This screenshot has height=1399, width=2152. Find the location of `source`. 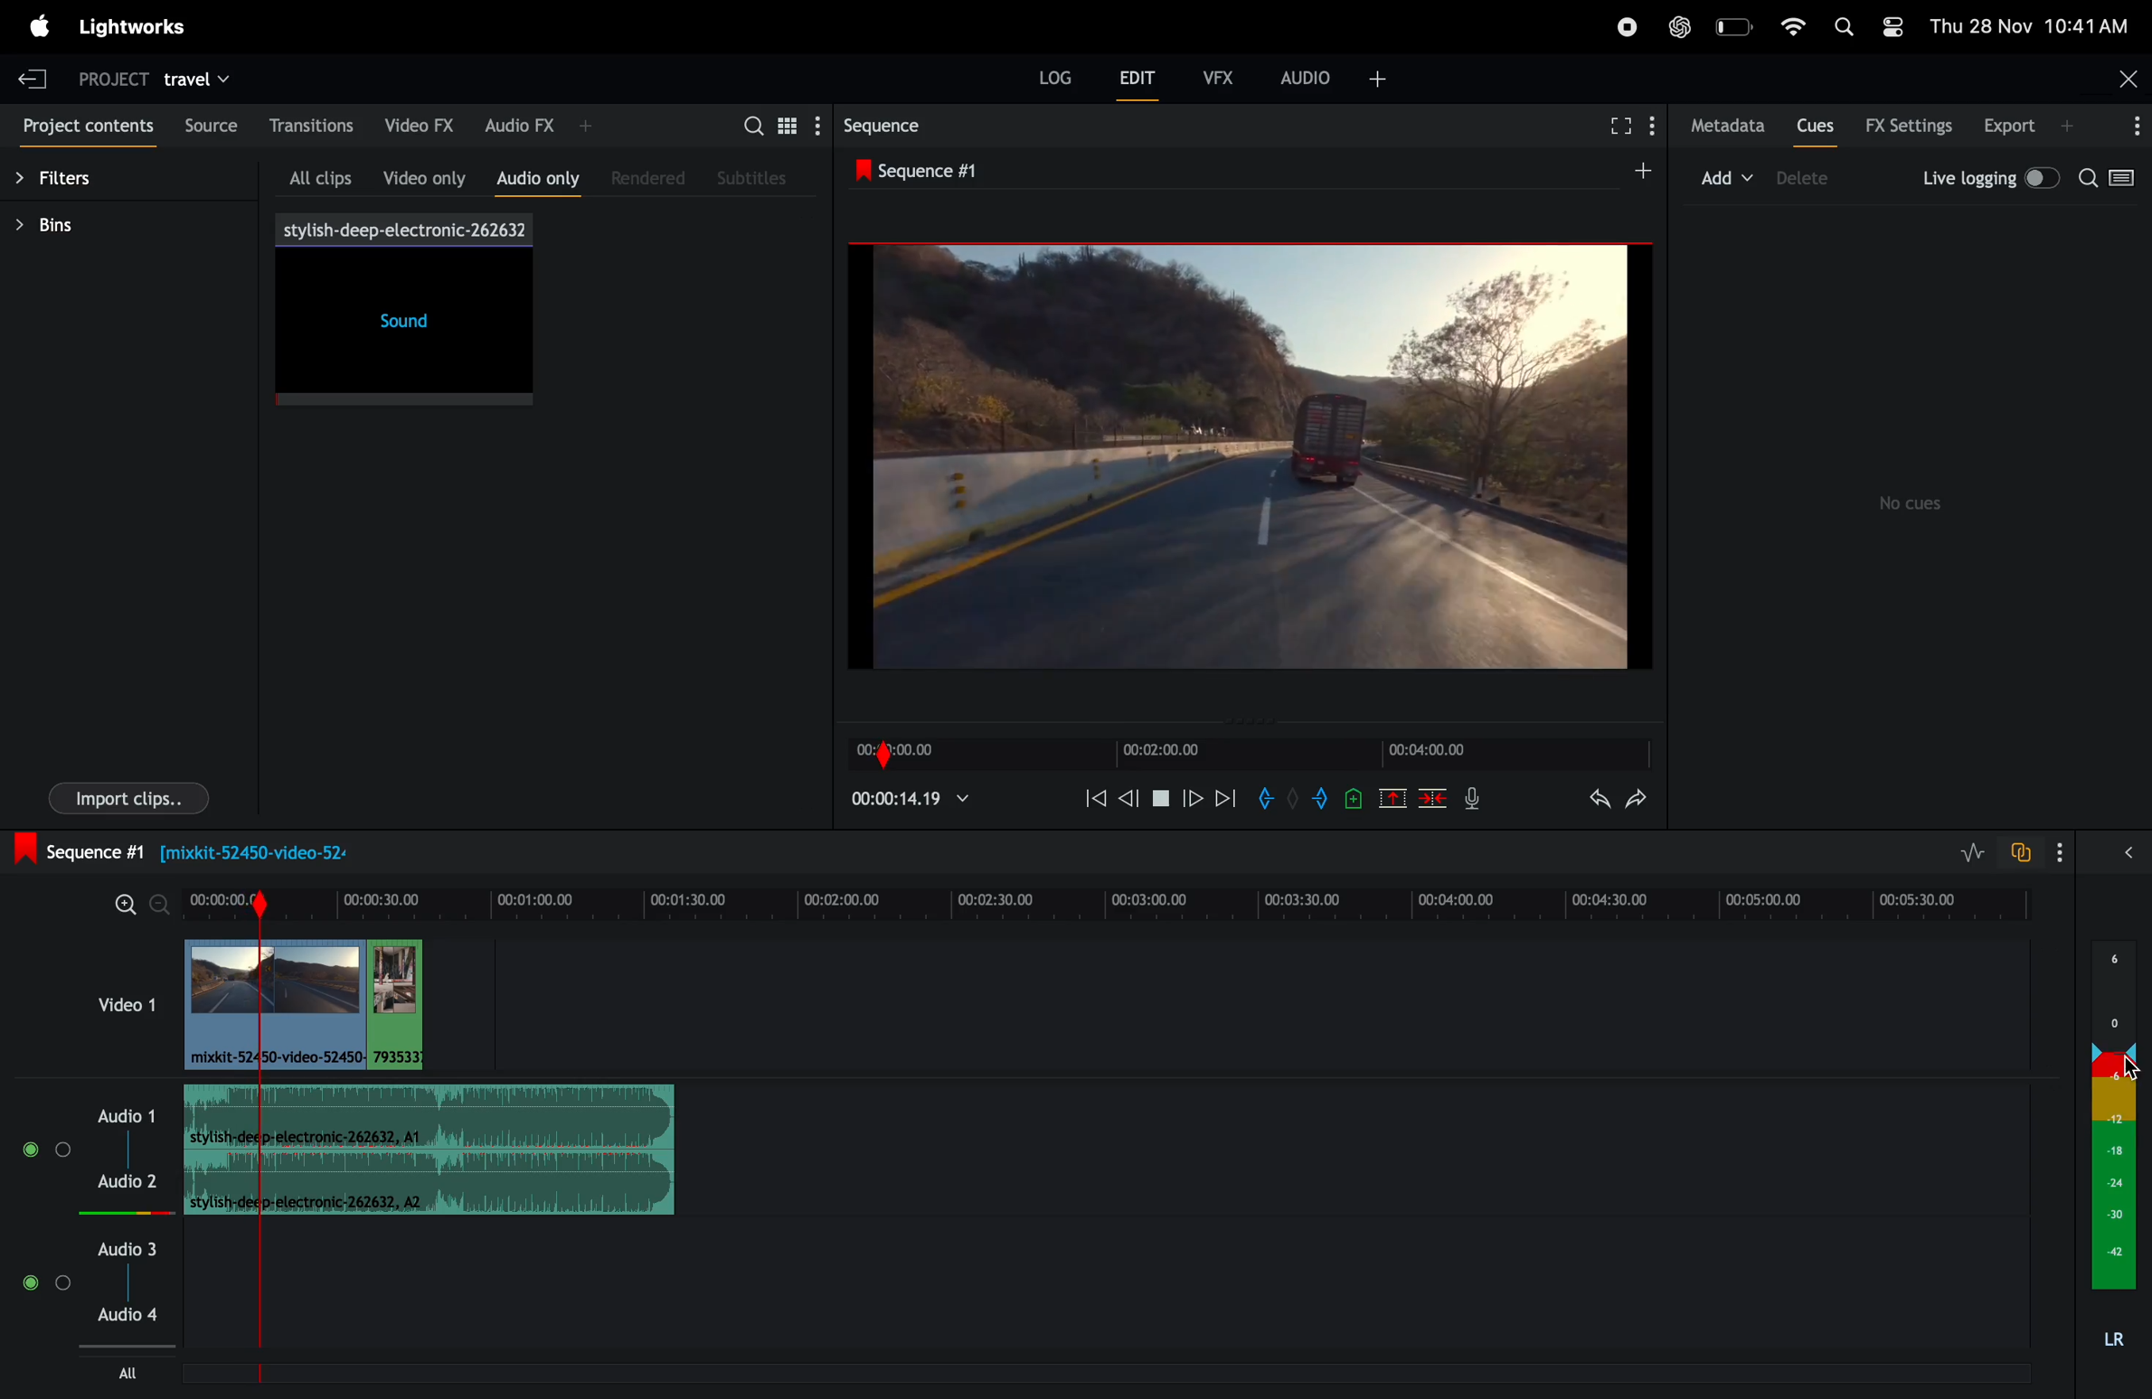

source is located at coordinates (206, 124).